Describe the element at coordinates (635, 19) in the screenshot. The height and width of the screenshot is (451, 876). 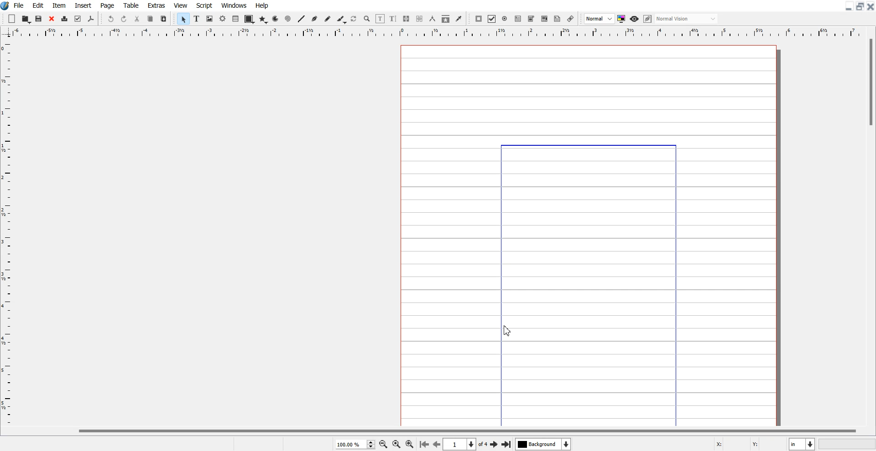
I see `Preview mode` at that location.